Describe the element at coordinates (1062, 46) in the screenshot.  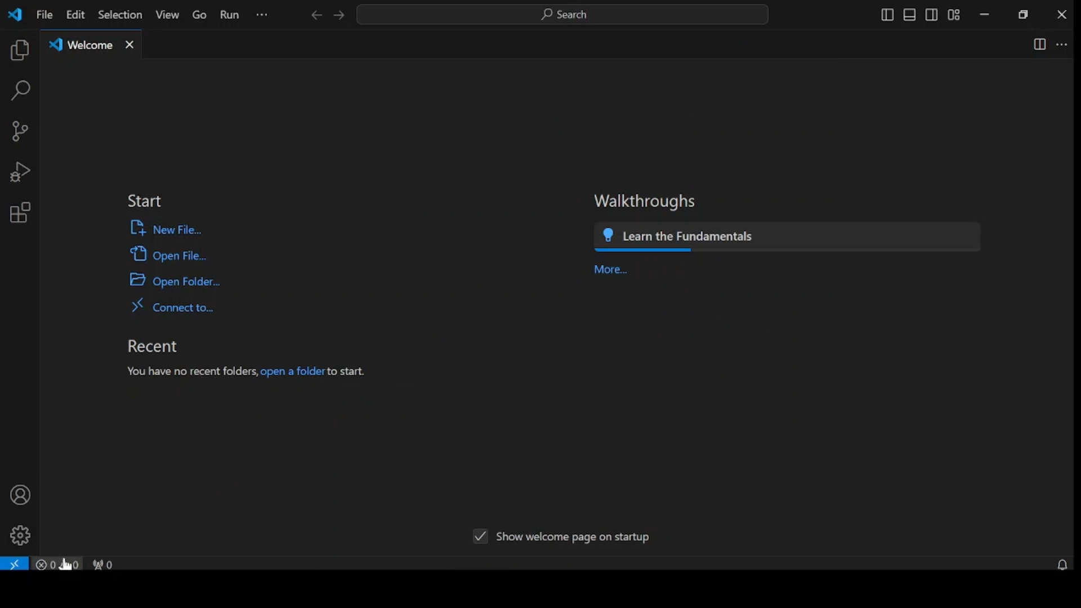
I see `more actions` at that location.